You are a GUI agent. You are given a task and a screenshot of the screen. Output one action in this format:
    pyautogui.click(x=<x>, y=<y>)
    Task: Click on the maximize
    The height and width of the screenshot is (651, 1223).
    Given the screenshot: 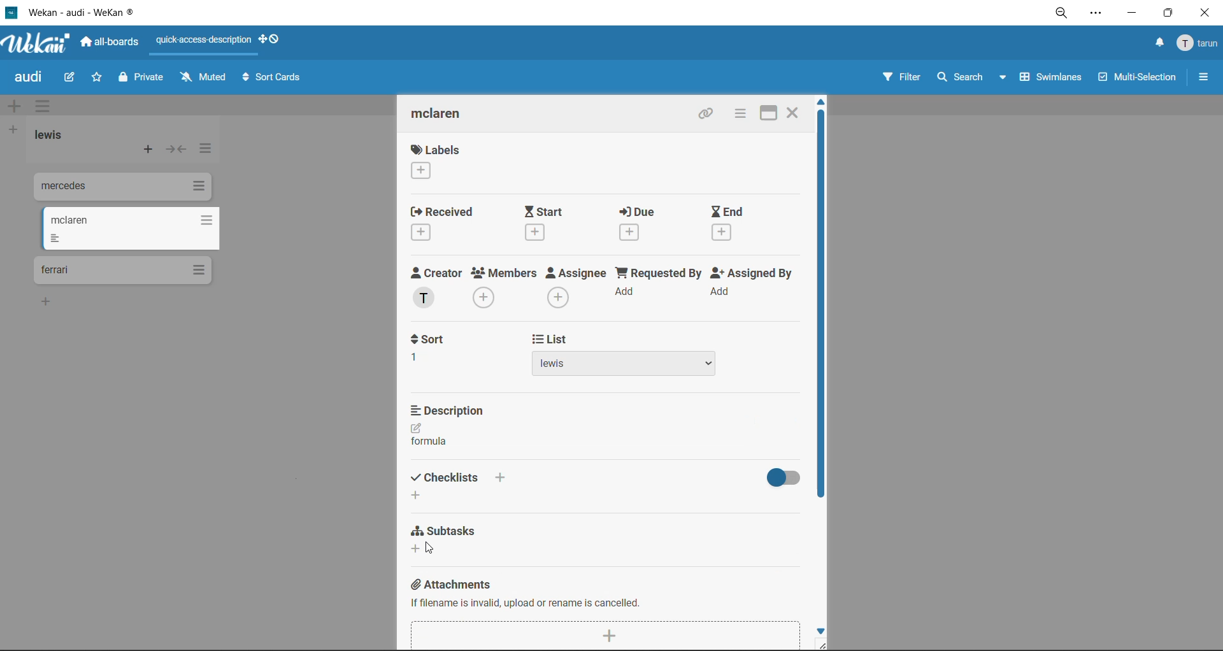 What is the action you would take?
    pyautogui.click(x=1171, y=12)
    